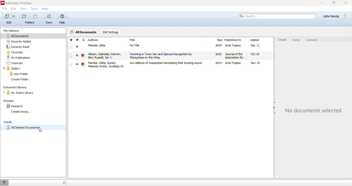 This screenshot has width=352, height=186. What do you see at coordinates (256, 38) in the screenshot?
I see `added` at bounding box center [256, 38].